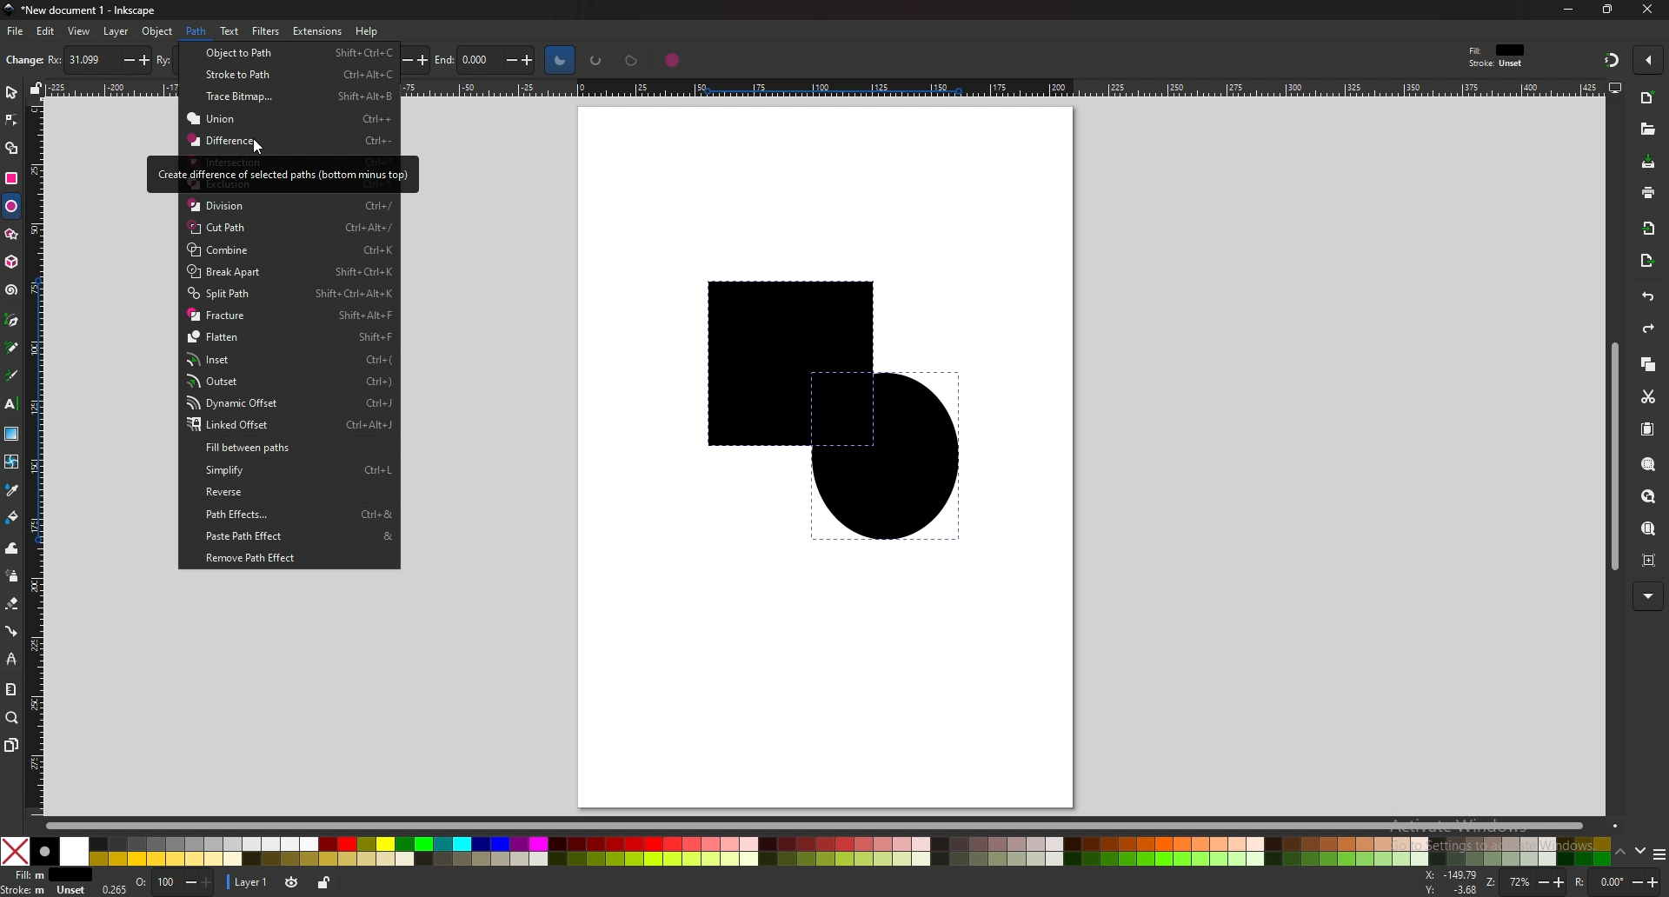  I want to click on tooltip, so click(284, 174).